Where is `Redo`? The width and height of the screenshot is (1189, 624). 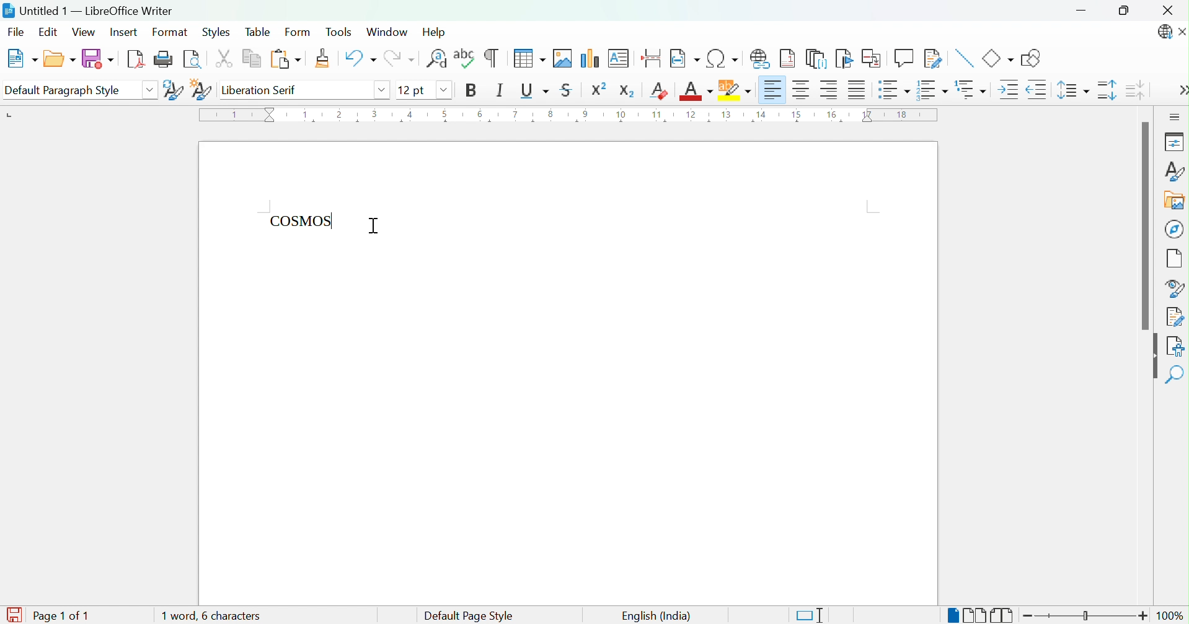 Redo is located at coordinates (399, 59).